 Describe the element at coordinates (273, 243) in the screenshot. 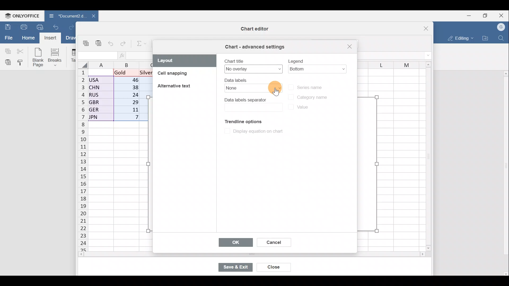

I see `Cancel` at that location.